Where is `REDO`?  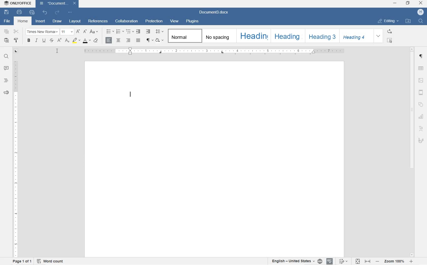
REDO is located at coordinates (56, 12).